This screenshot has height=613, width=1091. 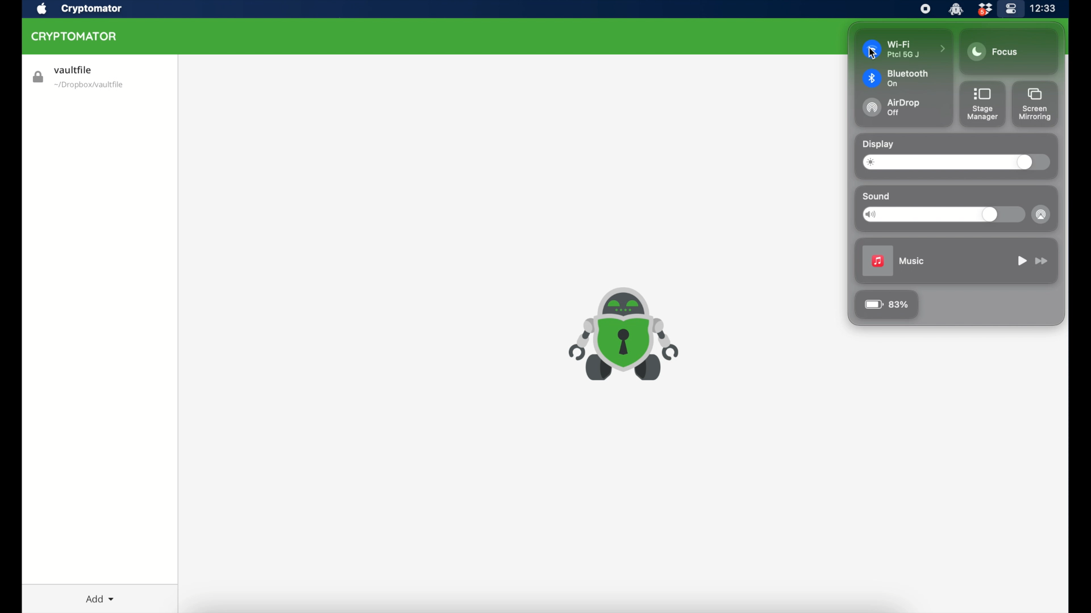 I want to click on focus, so click(x=994, y=52).